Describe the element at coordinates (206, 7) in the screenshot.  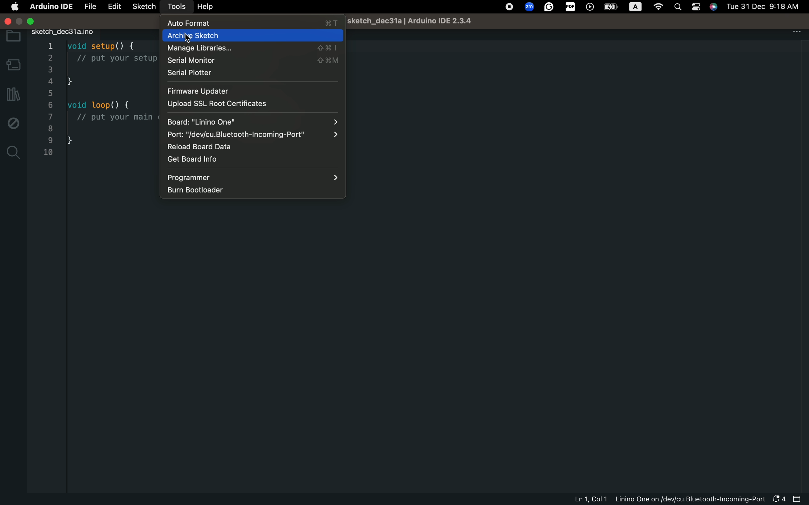
I see `help` at that location.